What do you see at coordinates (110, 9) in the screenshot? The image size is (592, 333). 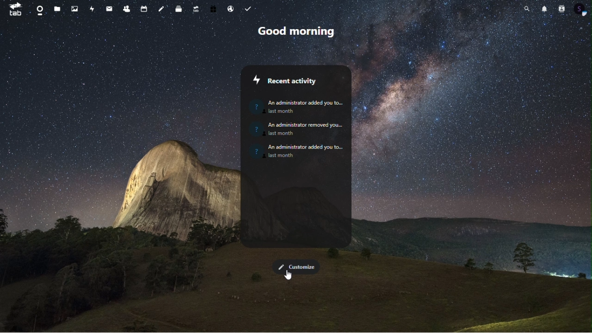 I see `mail` at bounding box center [110, 9].